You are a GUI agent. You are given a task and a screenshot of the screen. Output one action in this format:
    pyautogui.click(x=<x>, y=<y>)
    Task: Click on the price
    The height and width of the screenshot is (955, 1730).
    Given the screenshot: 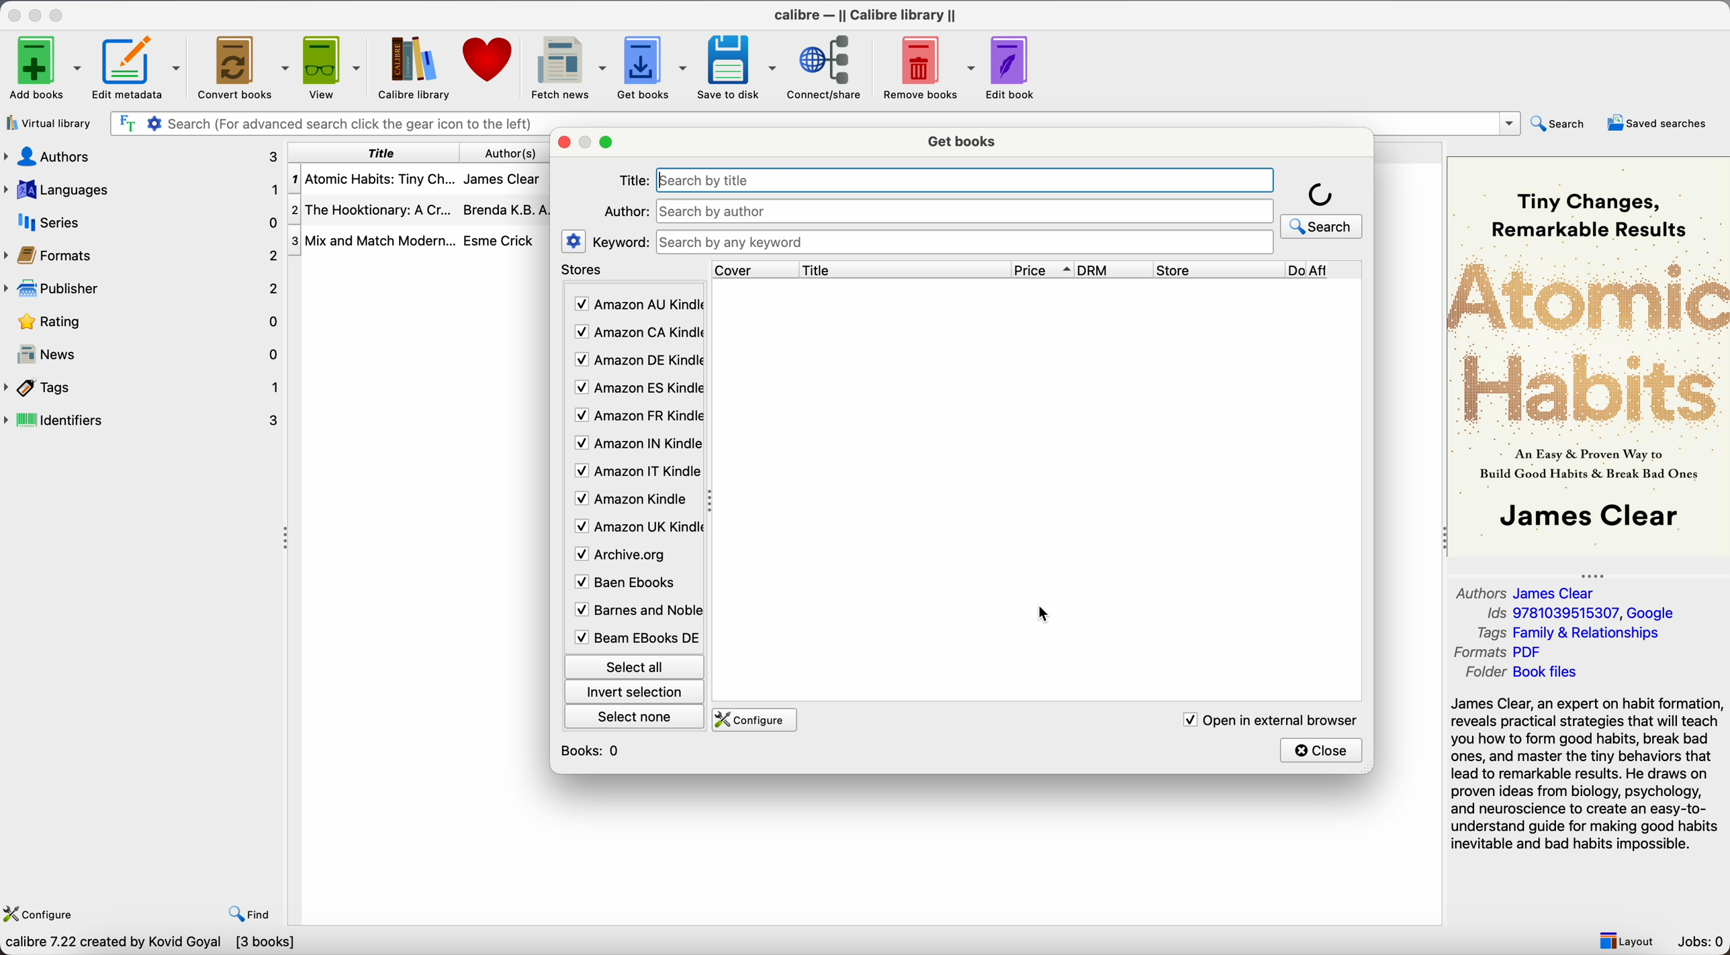 What is the action you would take?
    pyautogui.click(x=1044, y=270)
    